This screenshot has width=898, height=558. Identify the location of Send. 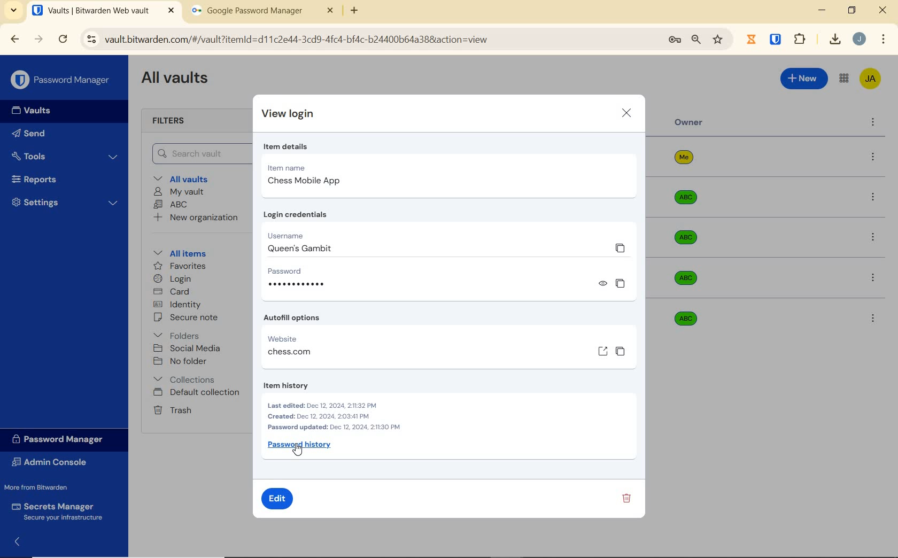
(35, 133).